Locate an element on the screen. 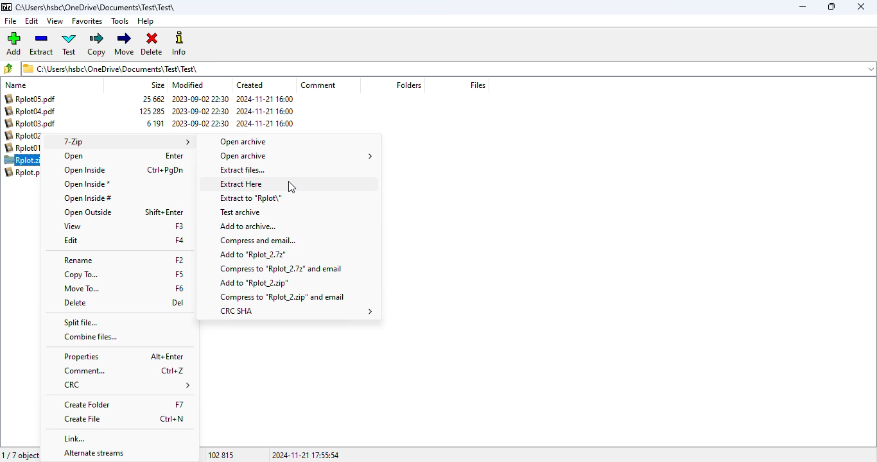  folders is located at coordinates (408, 85).